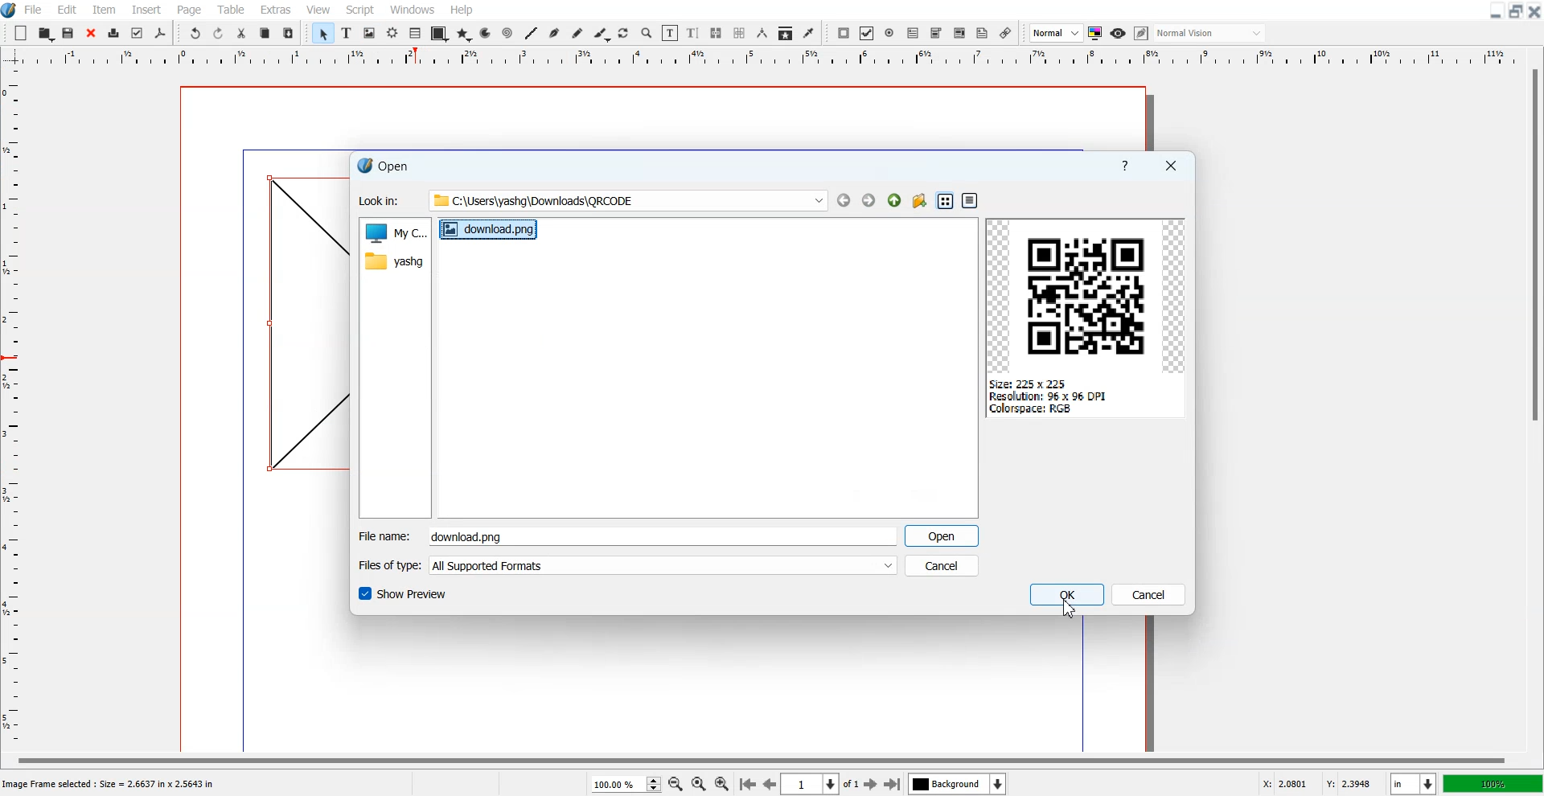  I want to click on Cursor, so click(1070, 607).